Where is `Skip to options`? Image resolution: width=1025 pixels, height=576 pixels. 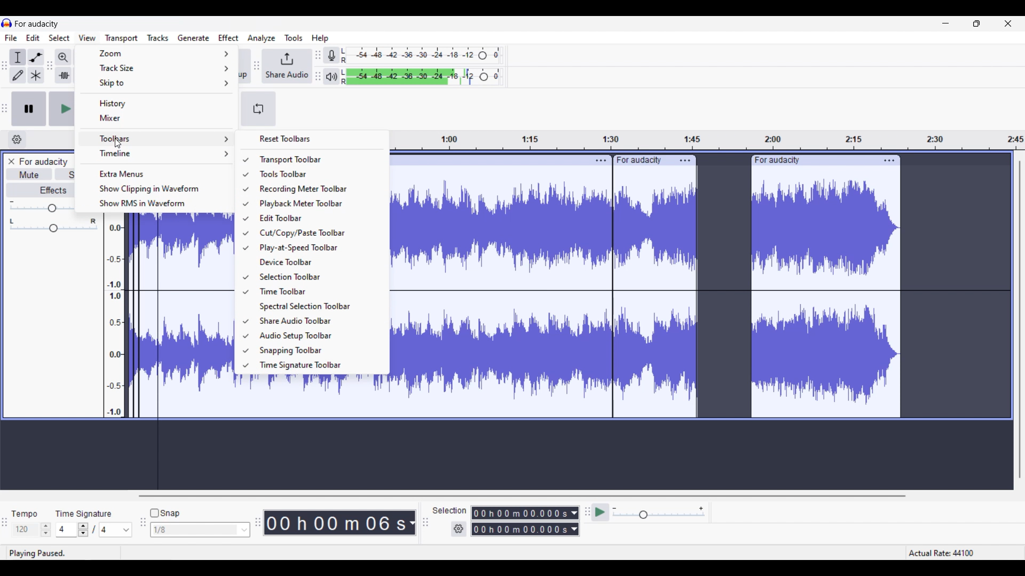 Skip to options is located at coordinates (156, 83).